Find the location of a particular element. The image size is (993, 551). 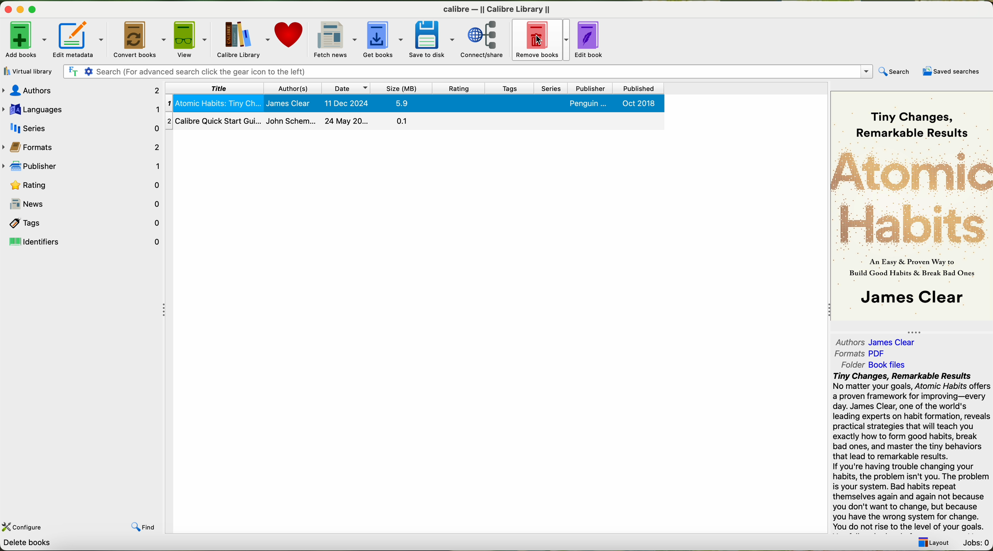

series is located at coordinates (82, 127).